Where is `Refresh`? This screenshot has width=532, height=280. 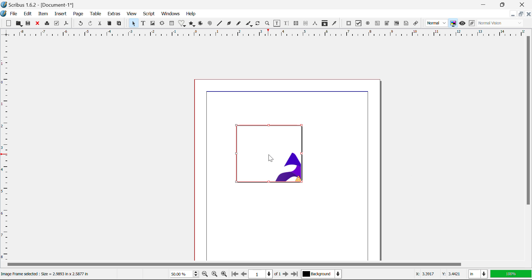
Refresh is located at coordinates (259, 24).